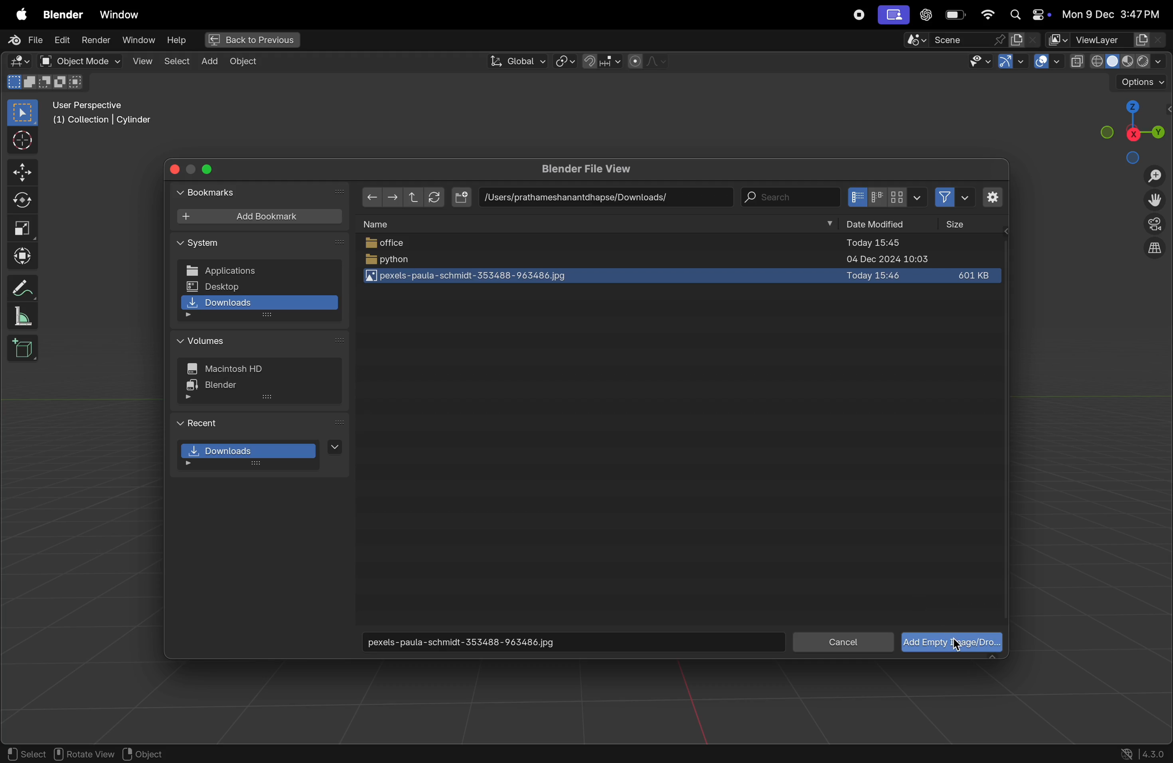  Describe the element at coordinates (857, 15) in the screenshot. I see `record` at that location.